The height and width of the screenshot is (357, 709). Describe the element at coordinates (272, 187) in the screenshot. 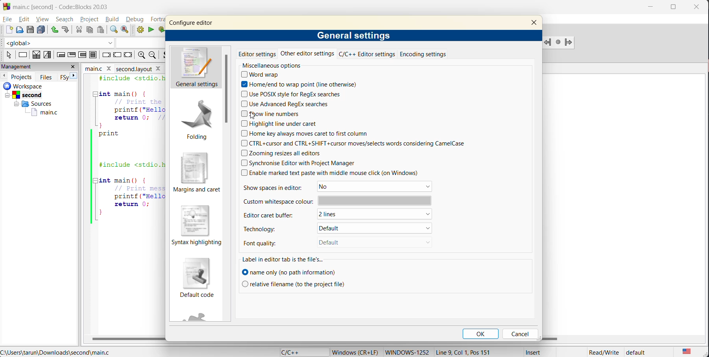

I see `show spaces in editor` at that location.